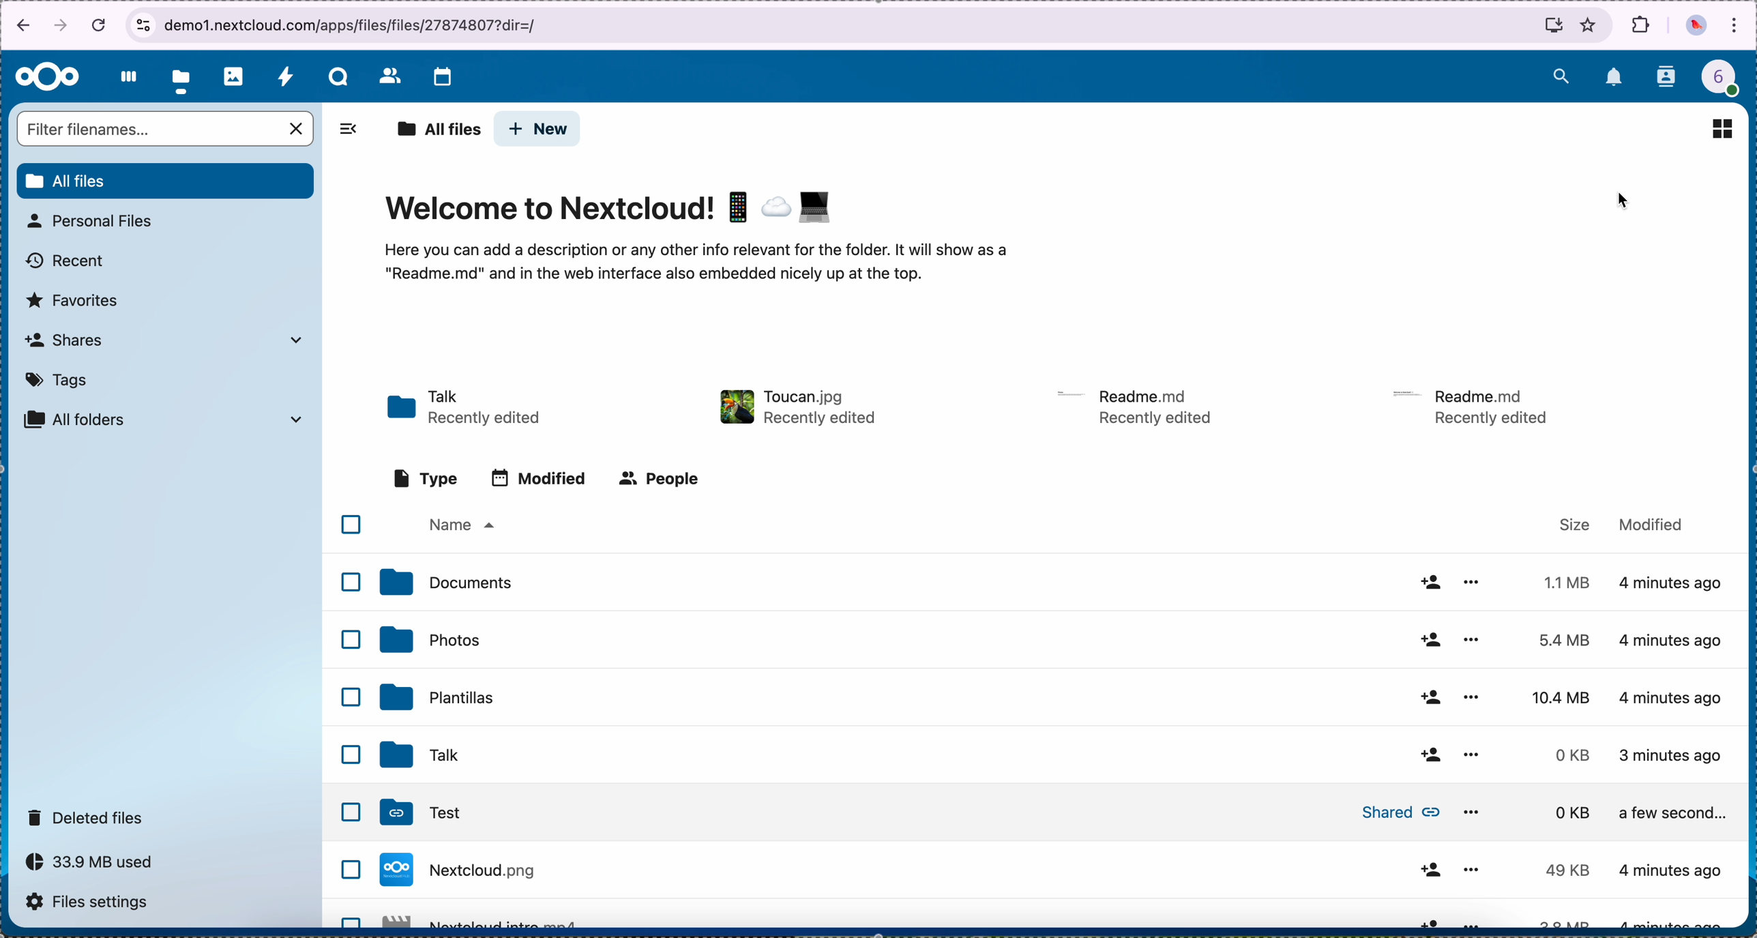 The image size is (1757, 938). Describe the element at coordinates (1554, 920) in the screenshot. I see `12.2 MB` at that location.